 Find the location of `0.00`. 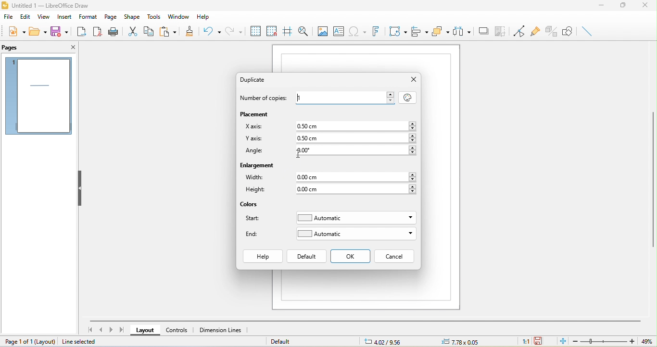

0.00 is located at coordinates (354, 150).